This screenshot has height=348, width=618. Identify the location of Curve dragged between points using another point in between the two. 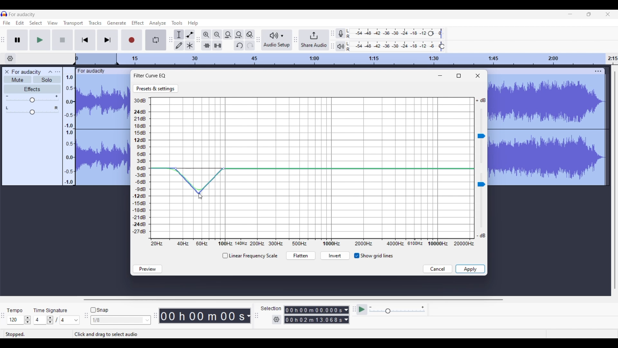
(200, 181).